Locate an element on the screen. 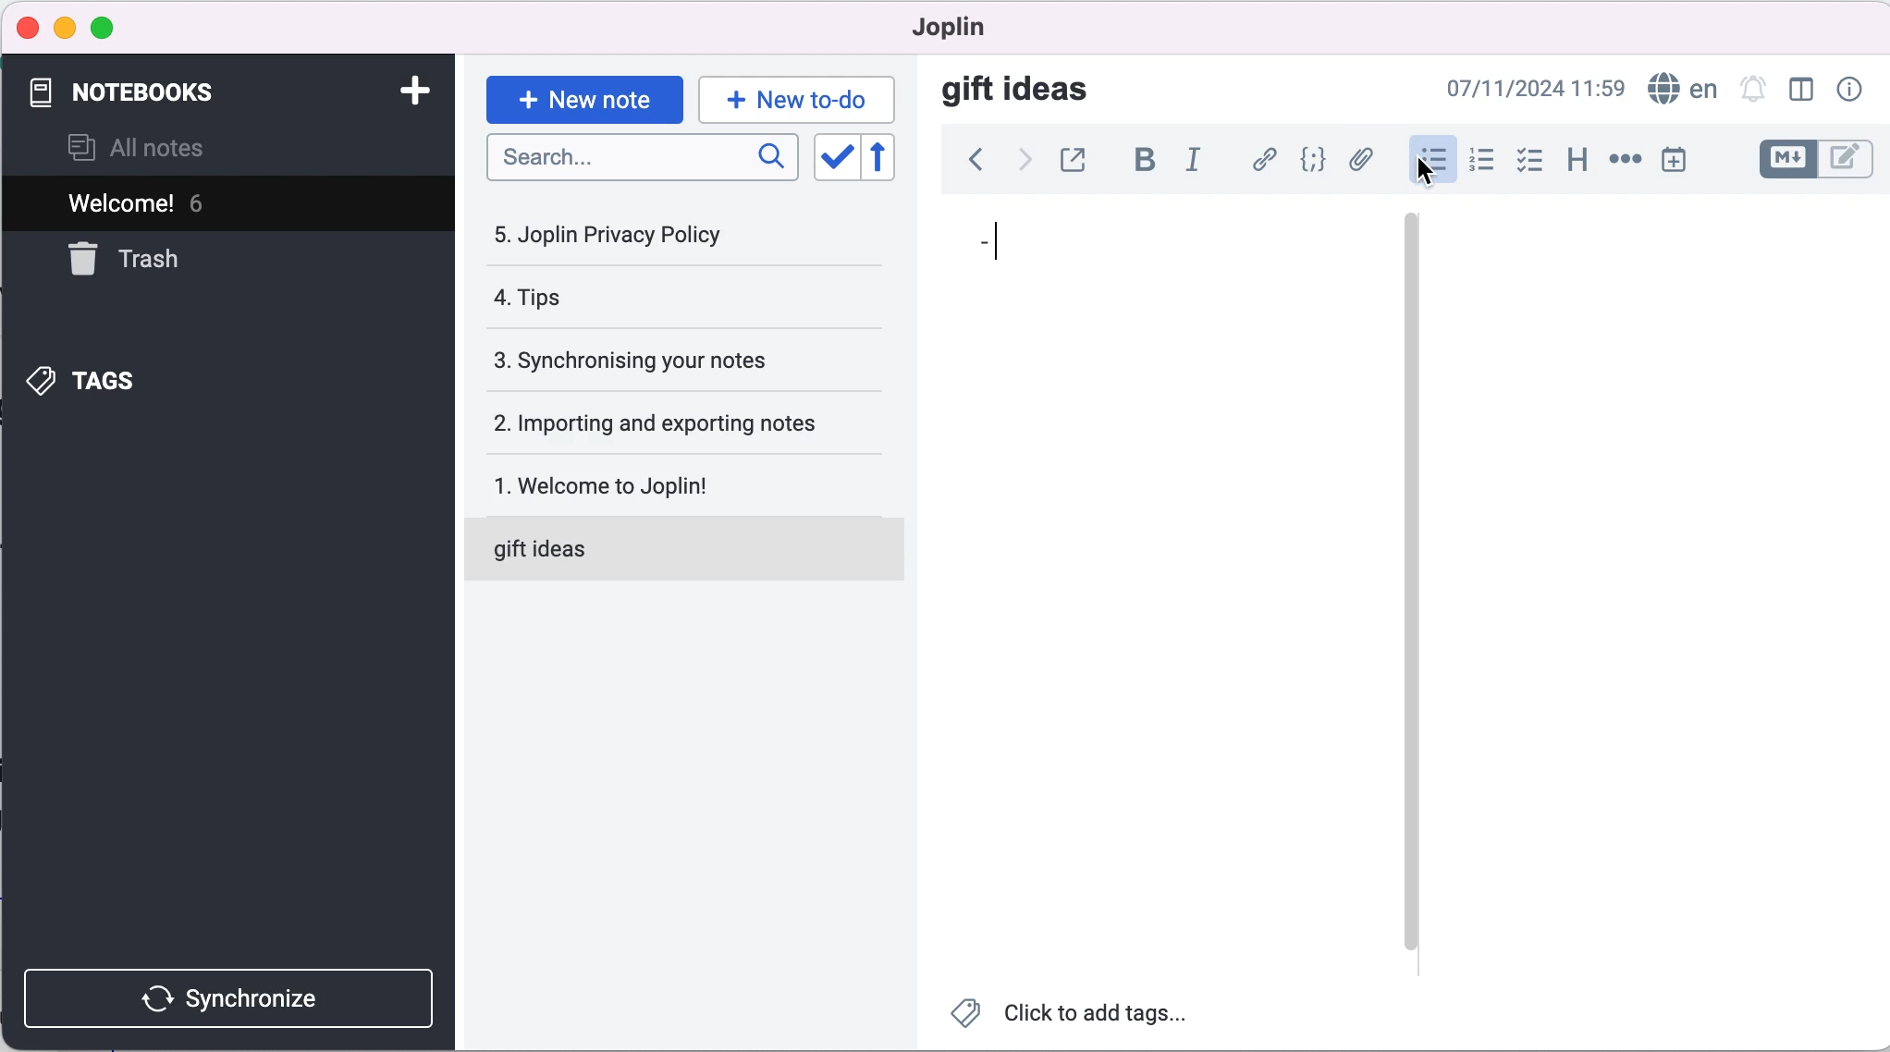  bullet 1 is located at coordinates (1136, 252).